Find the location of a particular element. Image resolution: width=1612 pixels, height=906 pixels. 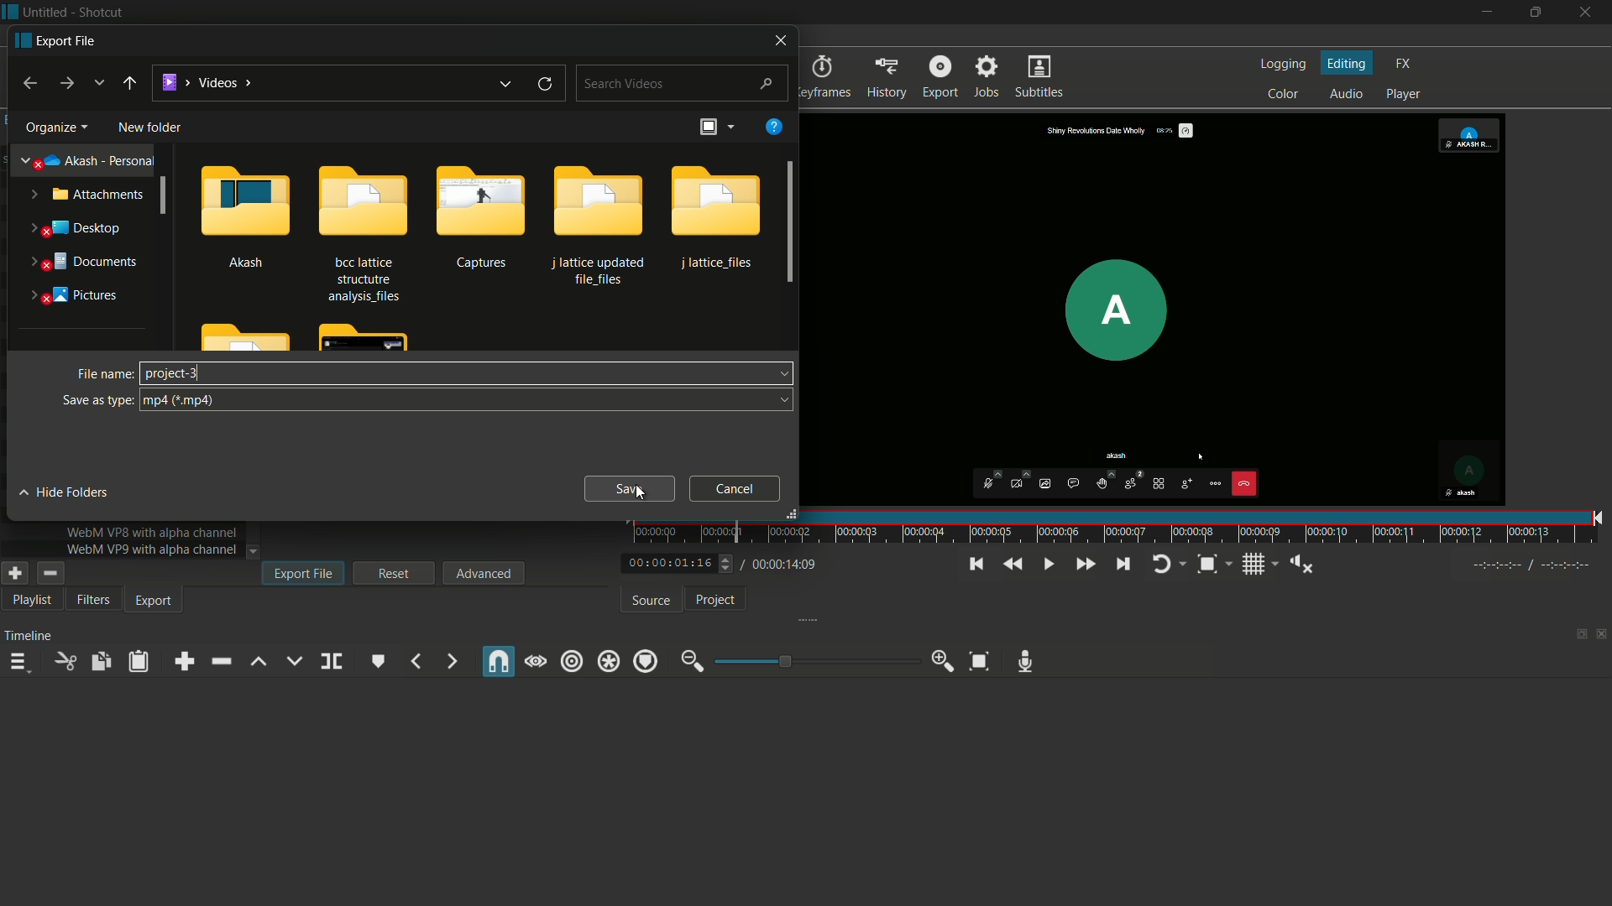

zoom in is located at coordinates (945, 661).